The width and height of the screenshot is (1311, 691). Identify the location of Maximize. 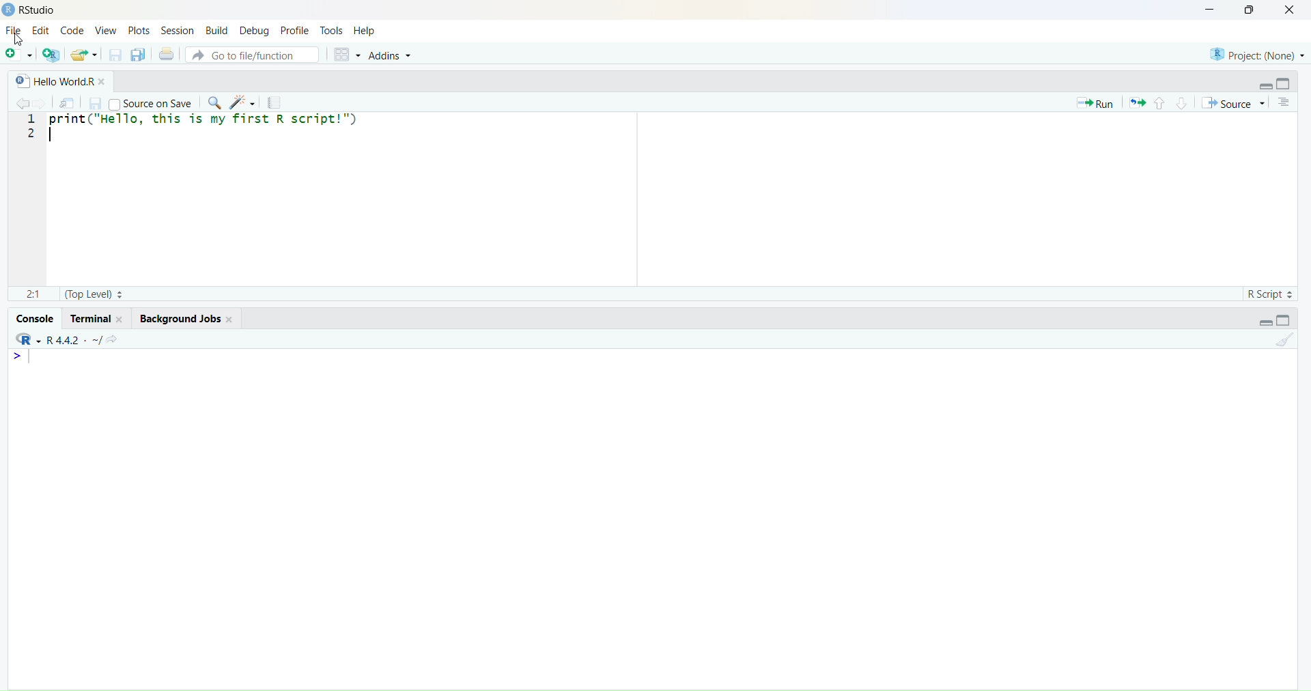
(1286, 83).